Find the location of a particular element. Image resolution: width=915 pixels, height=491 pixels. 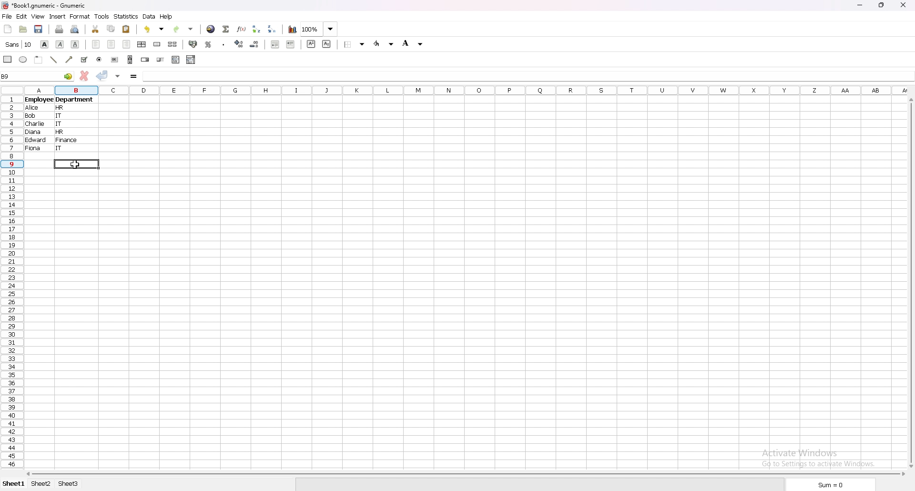

print is located at coordinates (60, 29).